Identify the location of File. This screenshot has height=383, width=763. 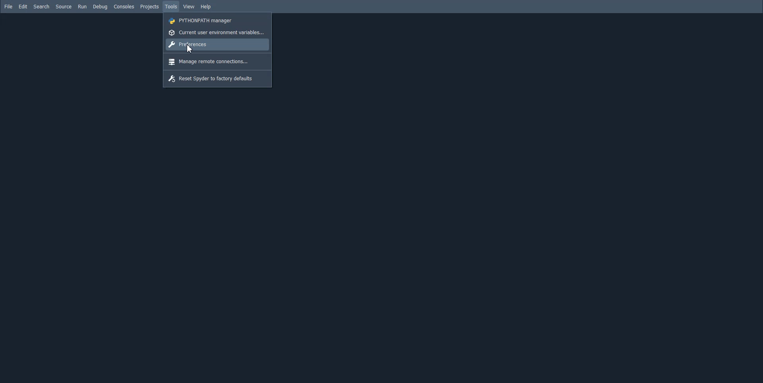
(8, 6).